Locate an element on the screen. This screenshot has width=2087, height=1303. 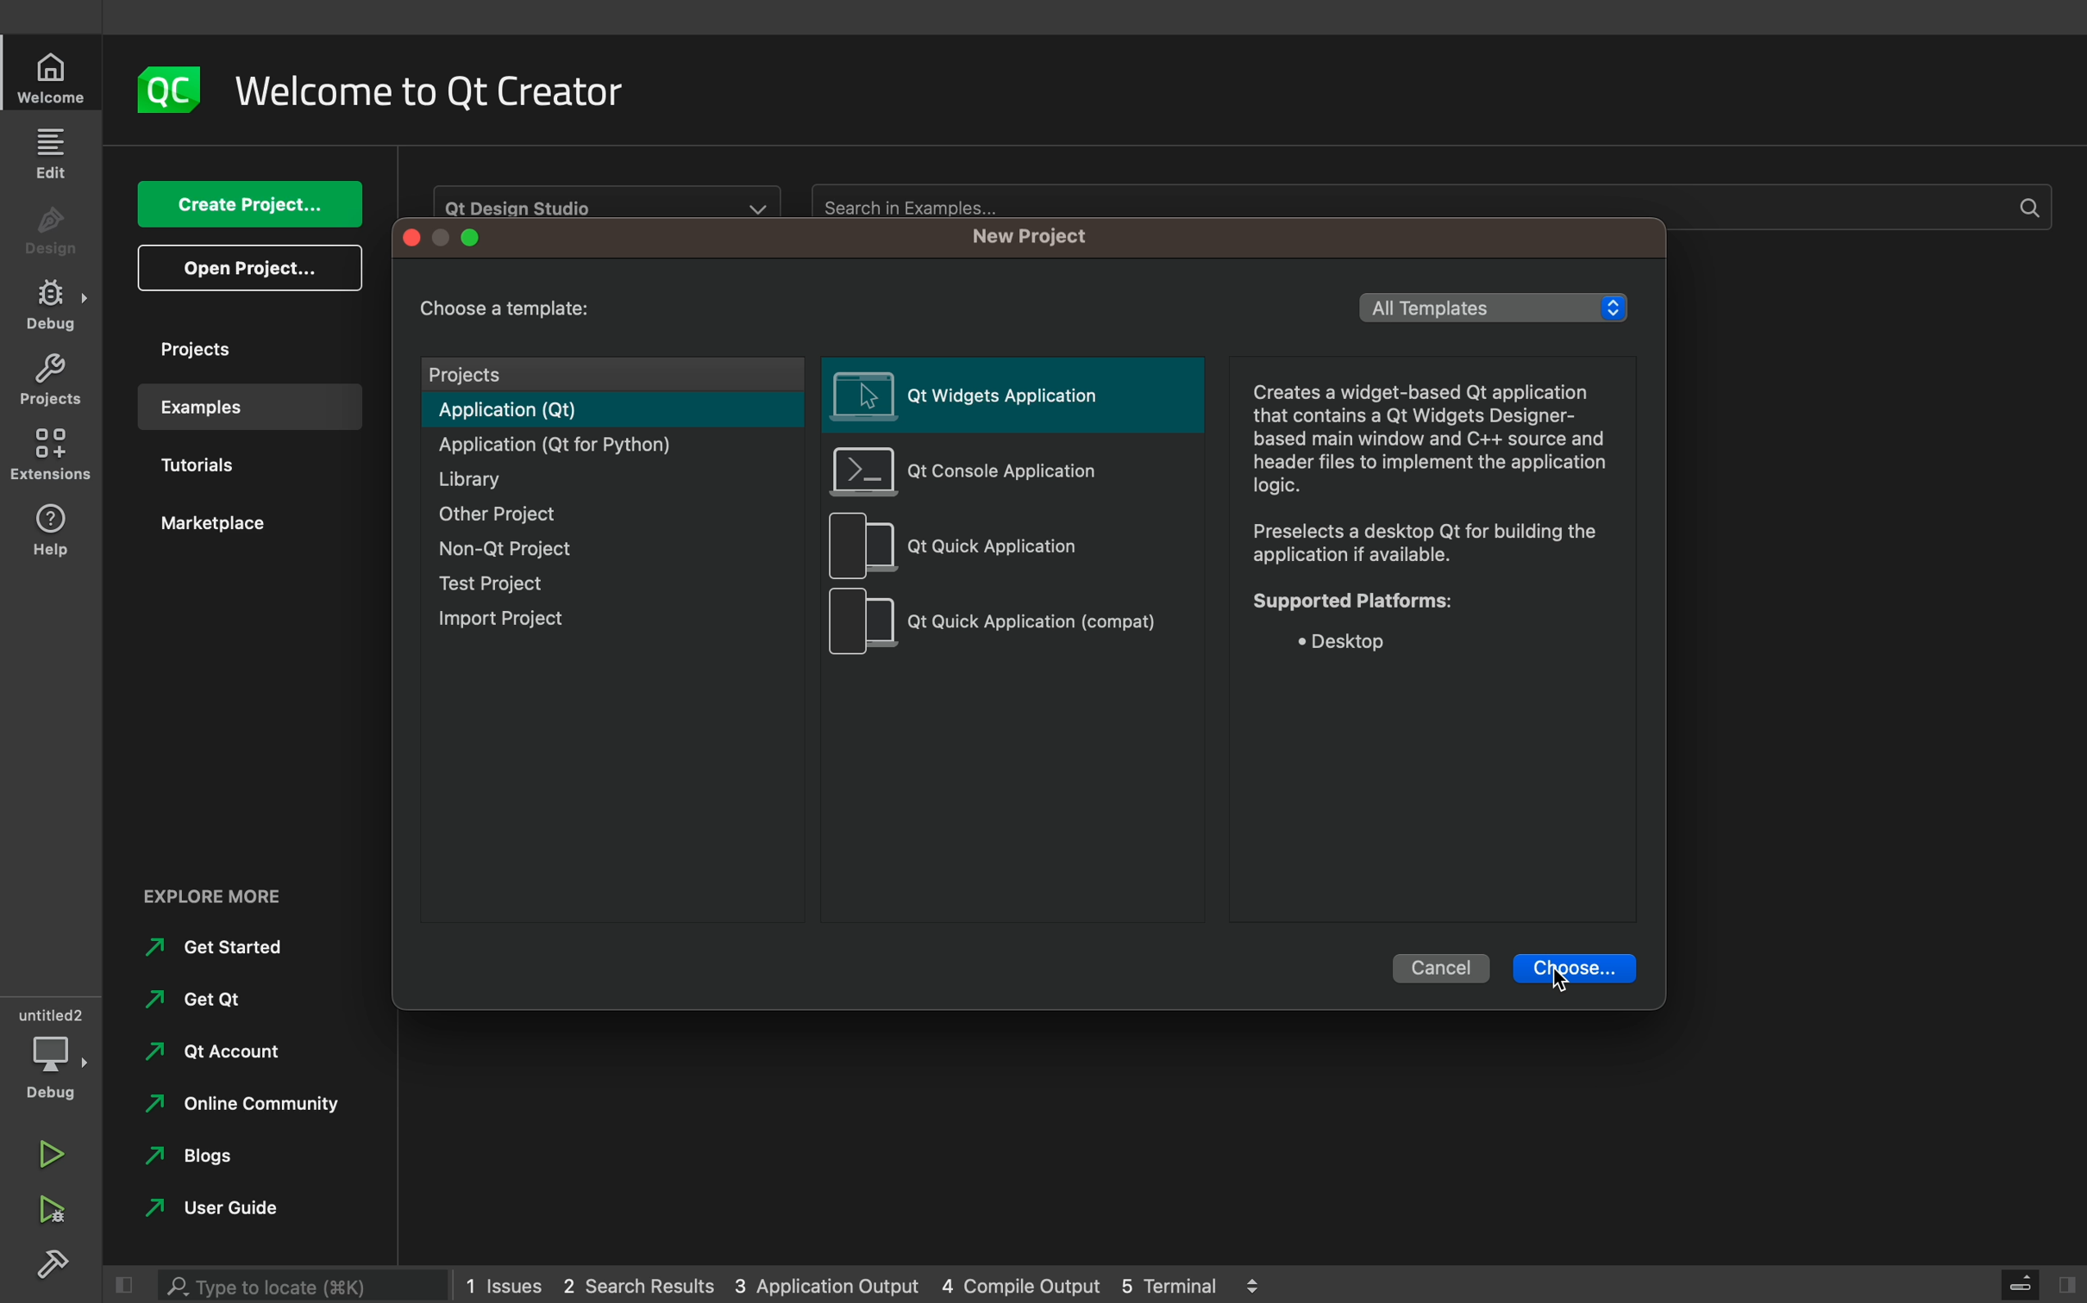
examples is located at coordinates (242, 407).